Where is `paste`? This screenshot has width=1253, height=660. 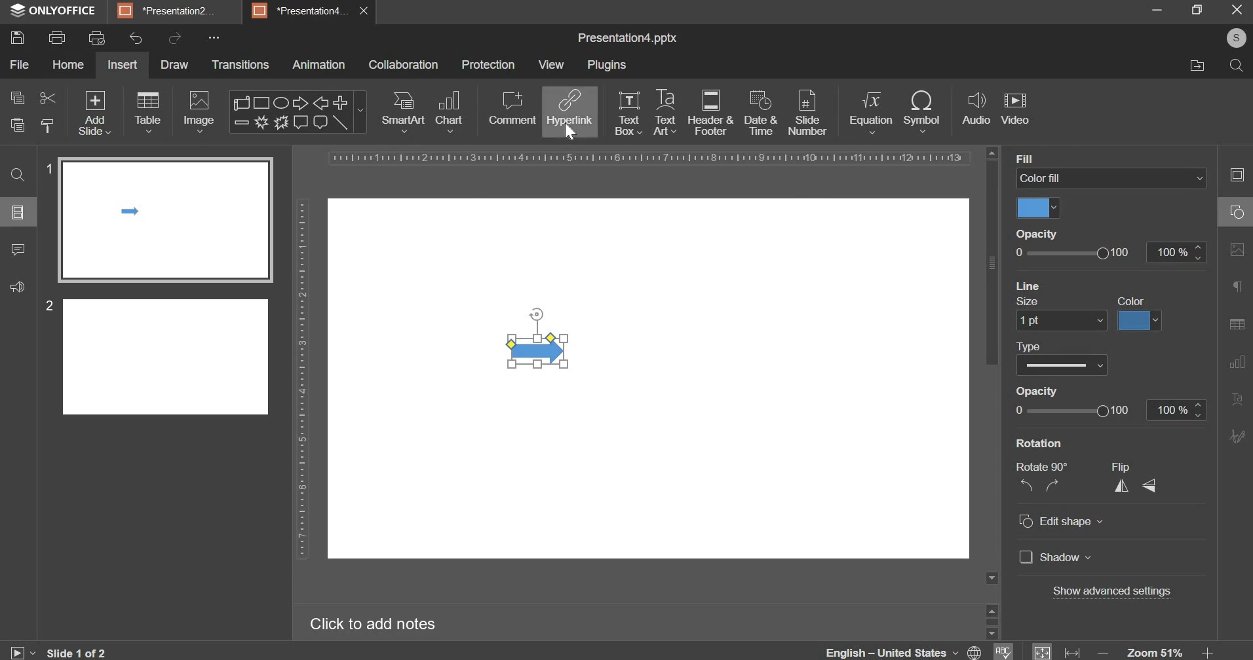 paste is located at coordinates (16, 125).